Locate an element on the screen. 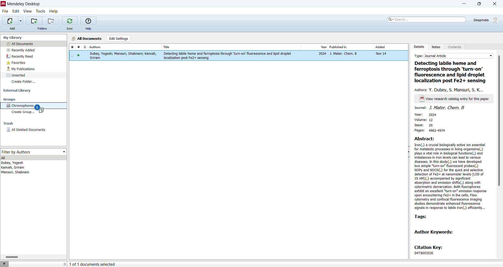 The image size is (503, 267). all documents is located at coordinates (34, 44).